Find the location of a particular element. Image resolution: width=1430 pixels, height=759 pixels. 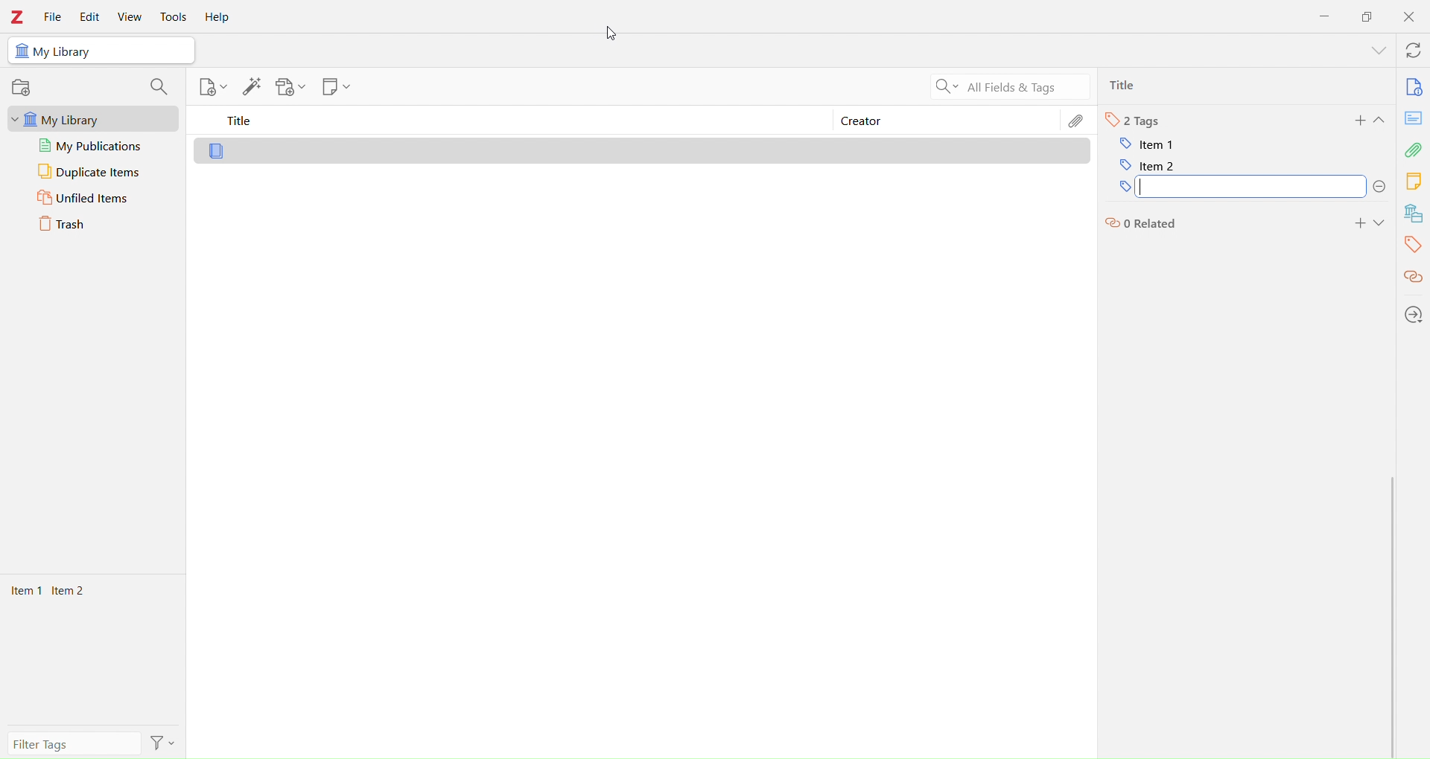

Duplicate Items is located at coordinates (94, 173).